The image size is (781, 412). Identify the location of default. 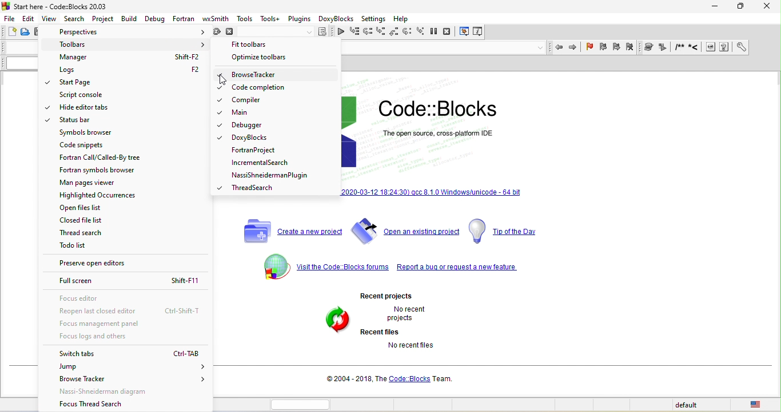
(687, 406).